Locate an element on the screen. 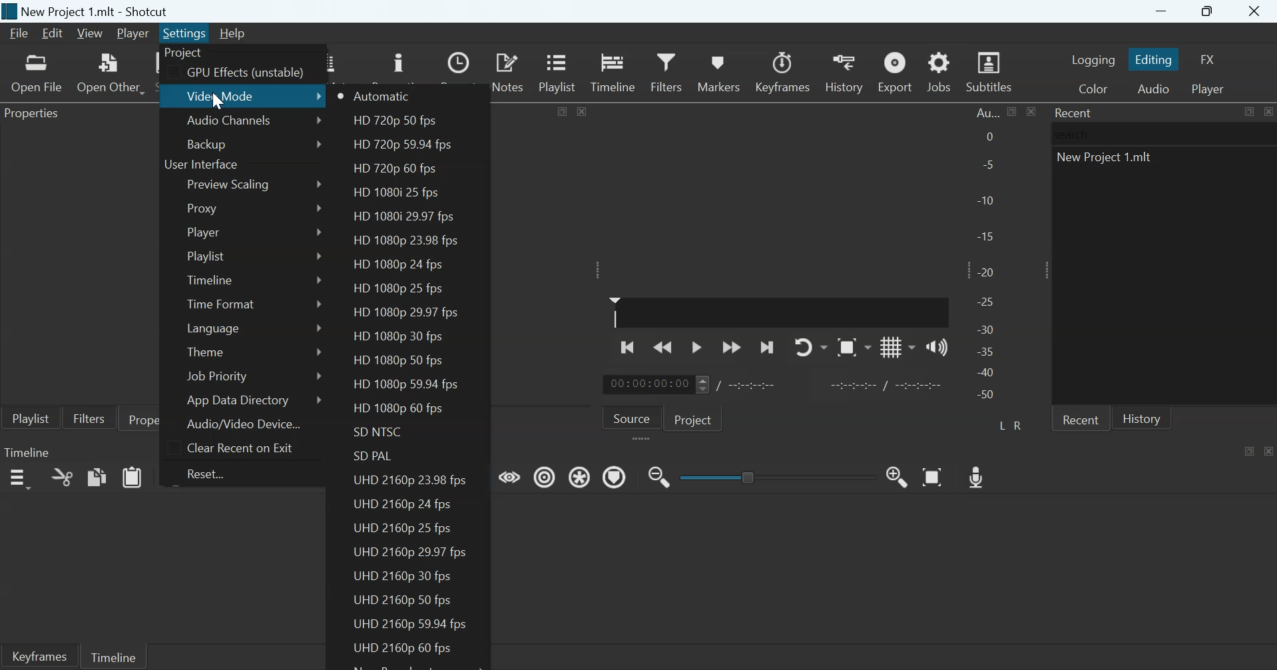 The image size is (1277, 670). Time format is located at coordinates (221, 304).